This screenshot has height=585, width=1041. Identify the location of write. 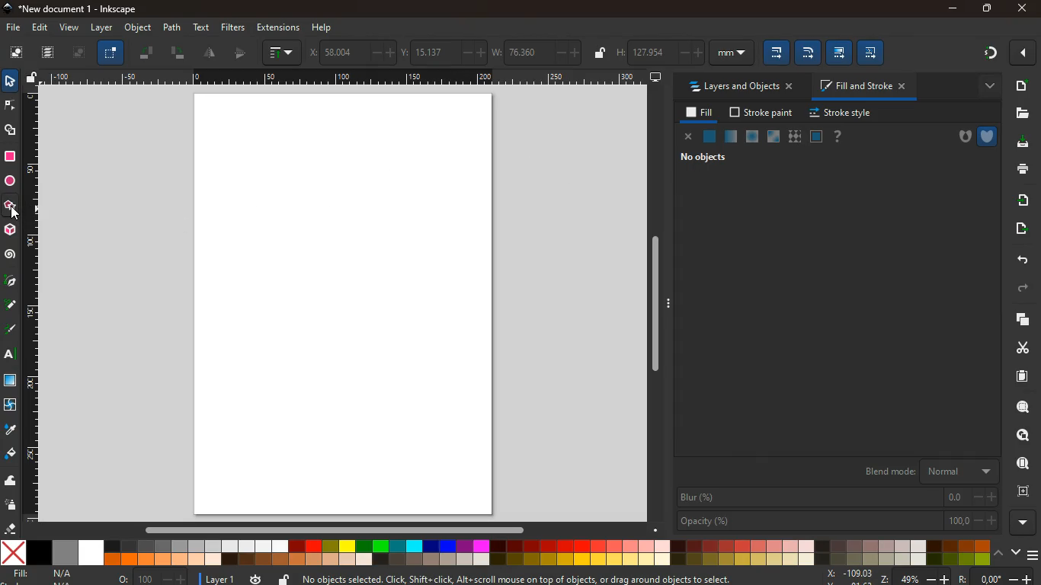
(11, 305).